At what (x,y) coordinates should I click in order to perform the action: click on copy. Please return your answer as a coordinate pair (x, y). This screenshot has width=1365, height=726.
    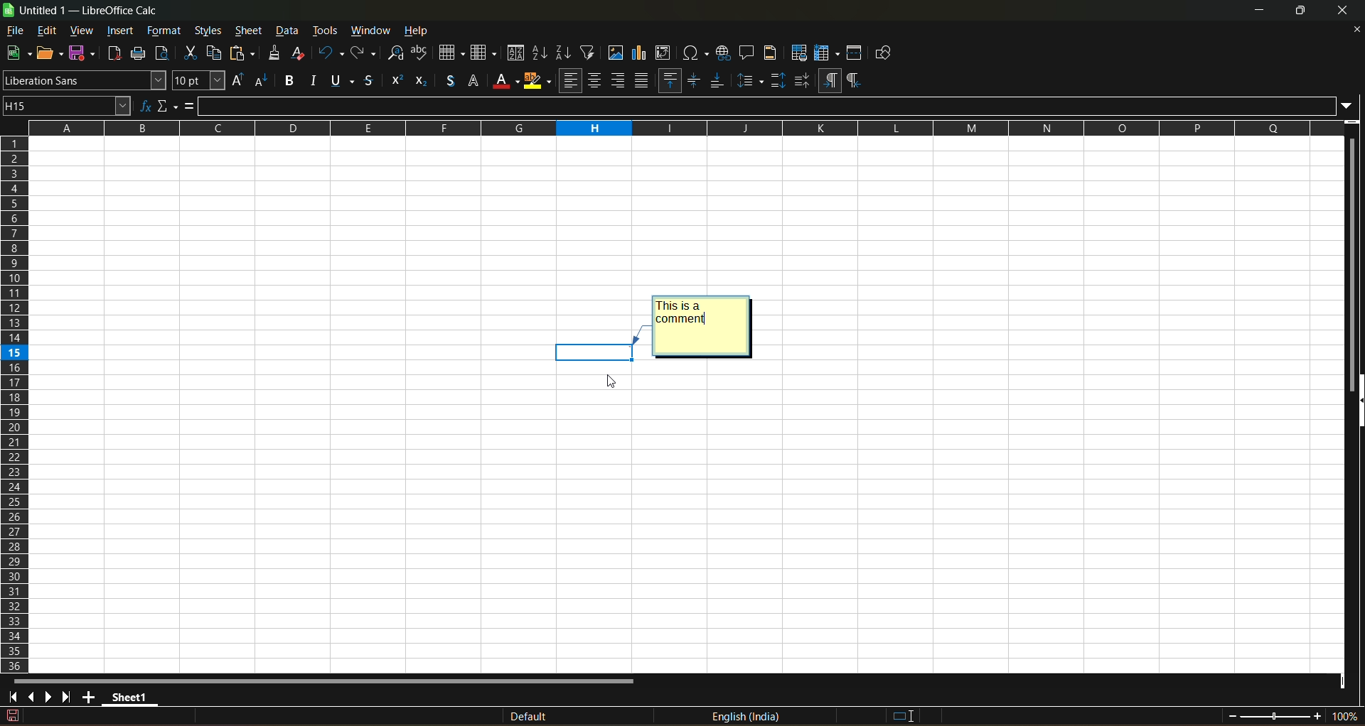
    Looking at the image, I should click on (214, 53).